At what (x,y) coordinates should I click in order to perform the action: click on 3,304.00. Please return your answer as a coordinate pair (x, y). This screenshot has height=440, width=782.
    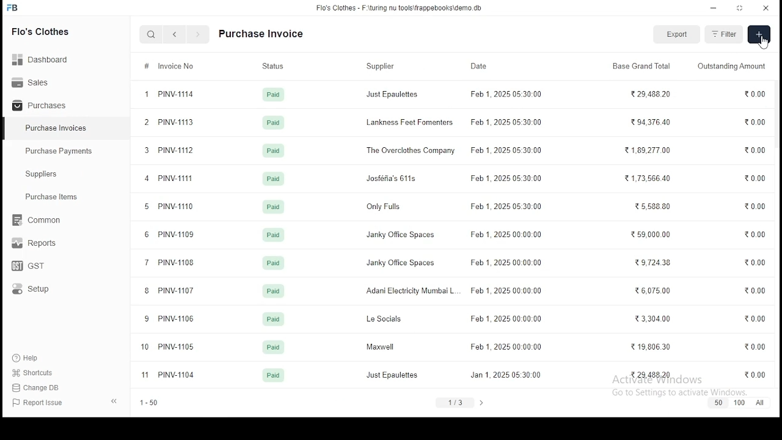
    Looking at the image, I should click on (650, 318).